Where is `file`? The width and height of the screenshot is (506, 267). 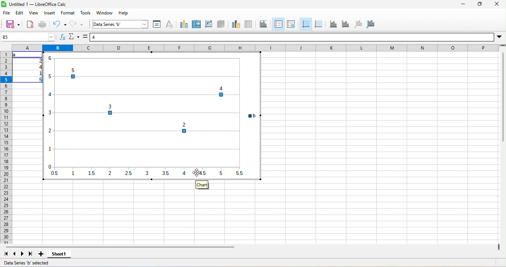 file is located at coordinates (7, 13).